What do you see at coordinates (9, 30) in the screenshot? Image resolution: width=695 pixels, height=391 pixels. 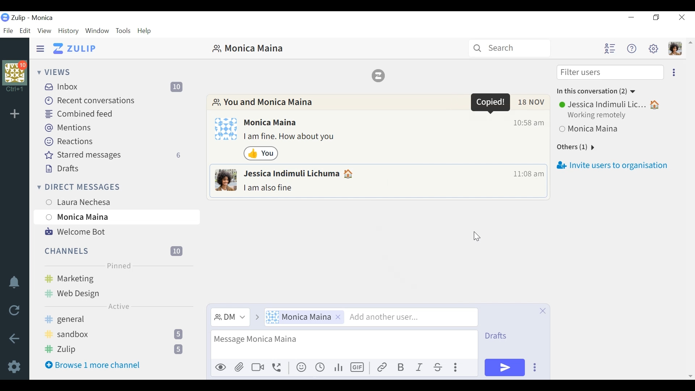 I see `File ` at bounding box center [9, 30].